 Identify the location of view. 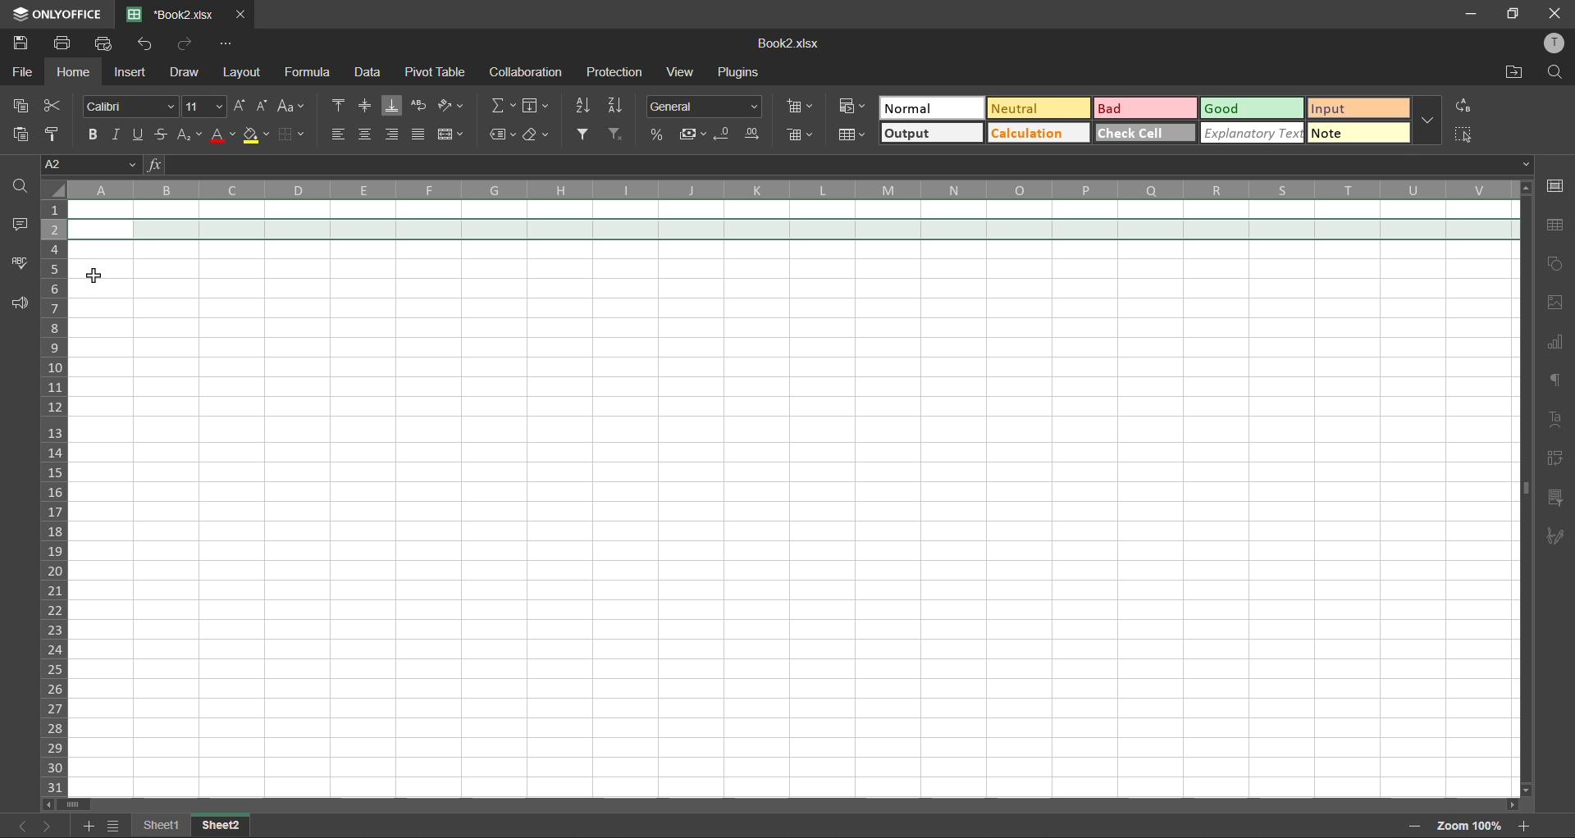
(679, 72).